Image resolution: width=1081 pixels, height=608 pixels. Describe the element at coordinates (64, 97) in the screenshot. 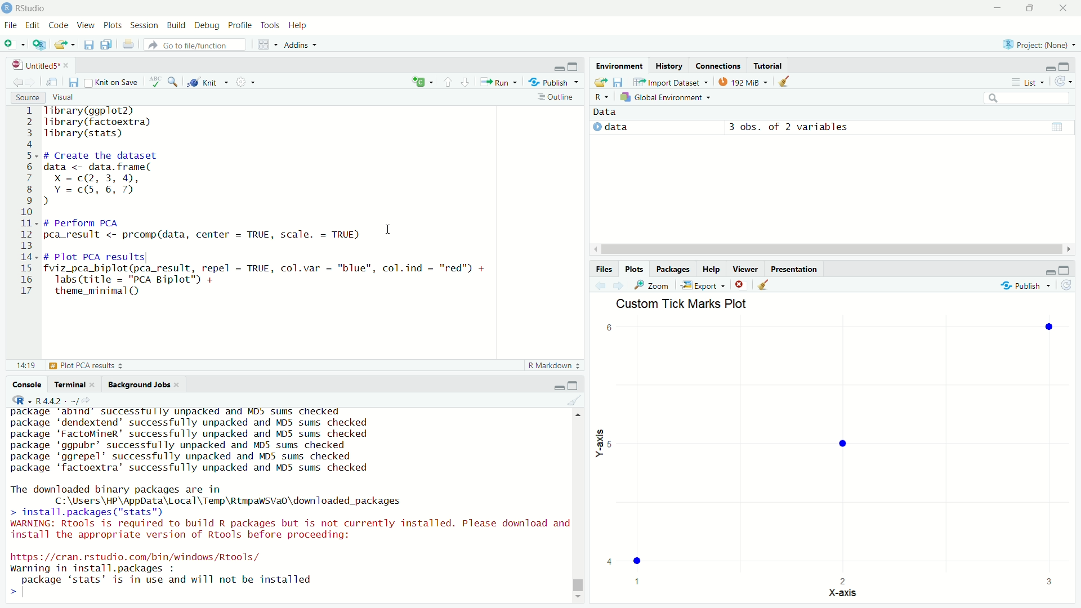

I see `visual` at that location.